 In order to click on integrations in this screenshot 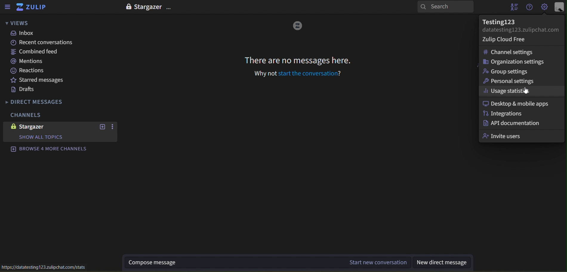, I will do `click(505, 114)`.